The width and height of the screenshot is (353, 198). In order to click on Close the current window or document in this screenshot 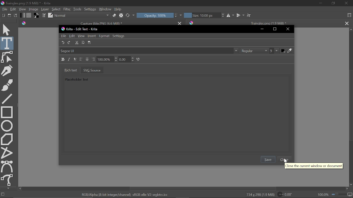, I will do `click(314, 166)`.